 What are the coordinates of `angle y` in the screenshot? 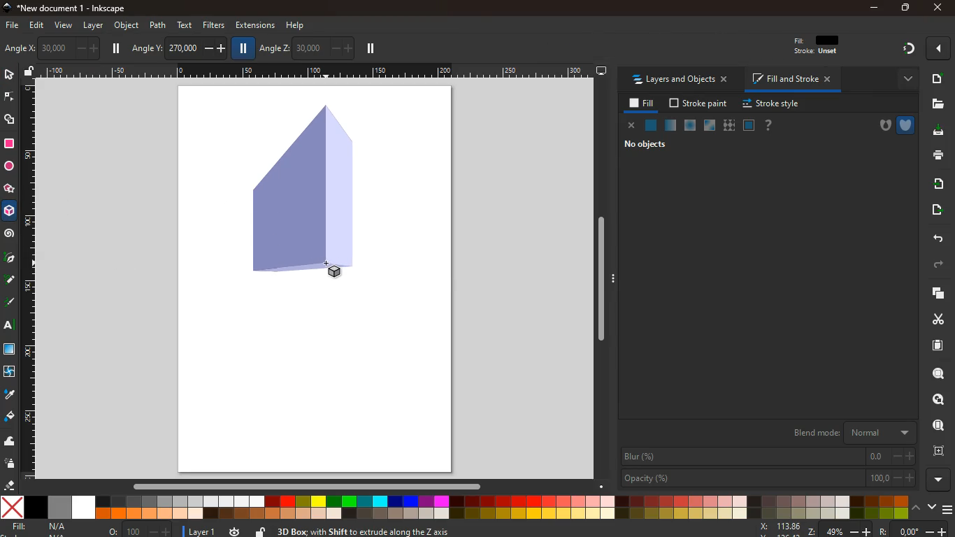 It's located at (178, 47).